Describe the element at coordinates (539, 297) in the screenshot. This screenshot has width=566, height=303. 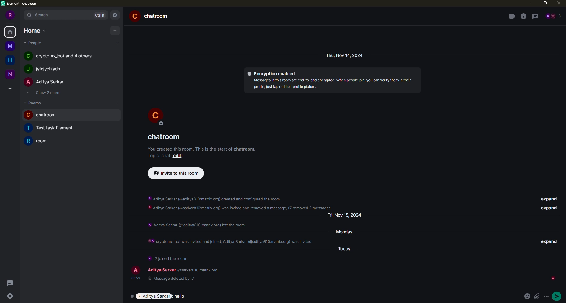
I see `attach` at that location.